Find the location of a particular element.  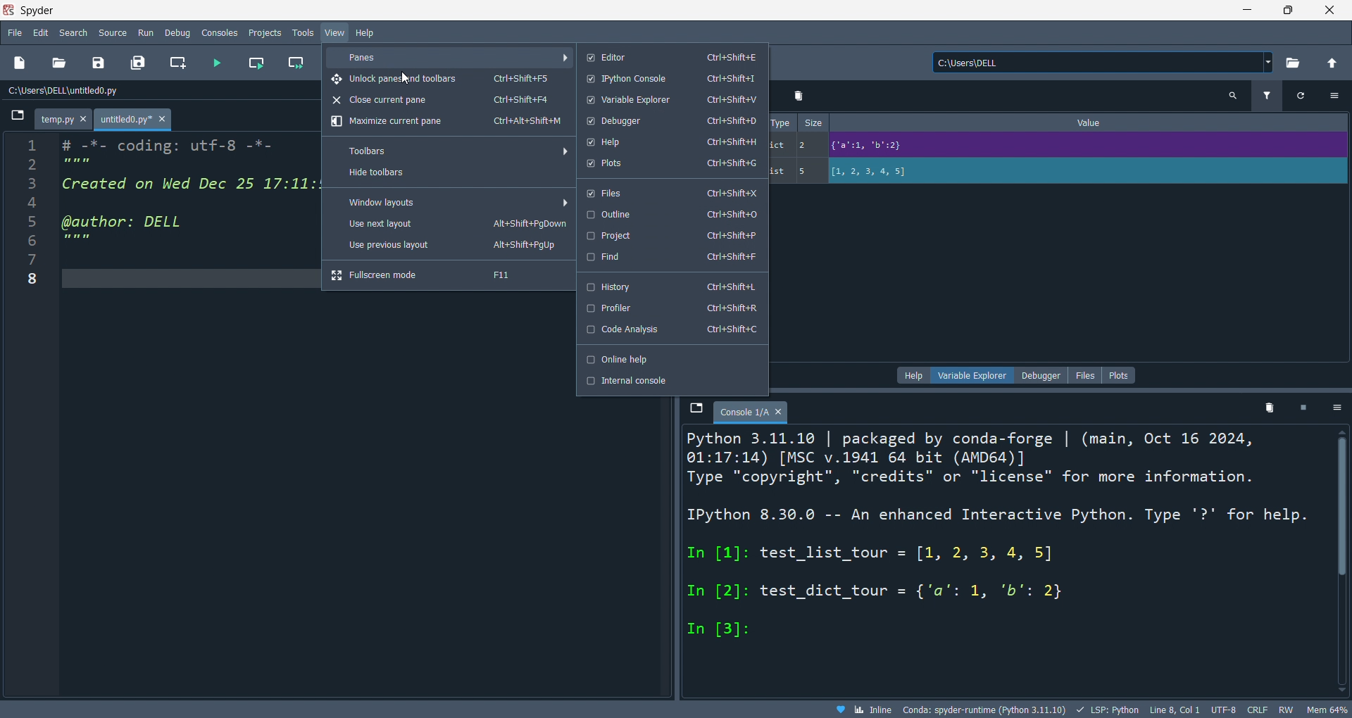

open directory is located at coordinates (1292, 63).